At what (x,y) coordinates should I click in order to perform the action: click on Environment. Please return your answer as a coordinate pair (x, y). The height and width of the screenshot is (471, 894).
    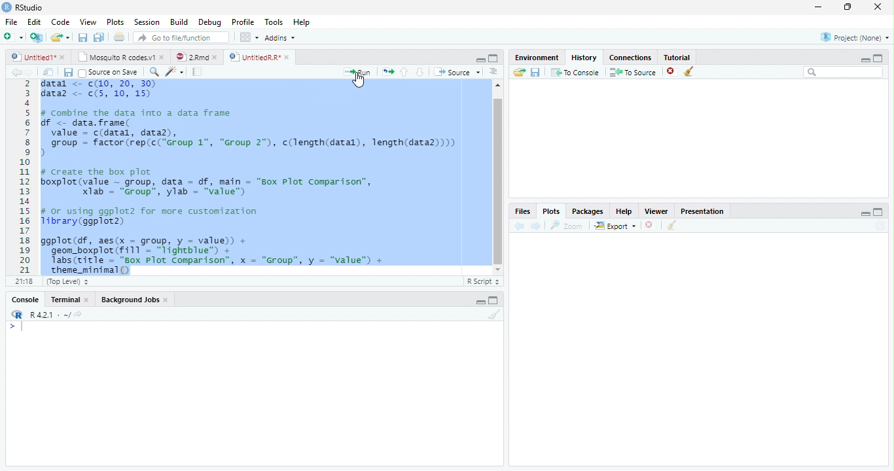
    Looking at the image, I should click on (537, 58).